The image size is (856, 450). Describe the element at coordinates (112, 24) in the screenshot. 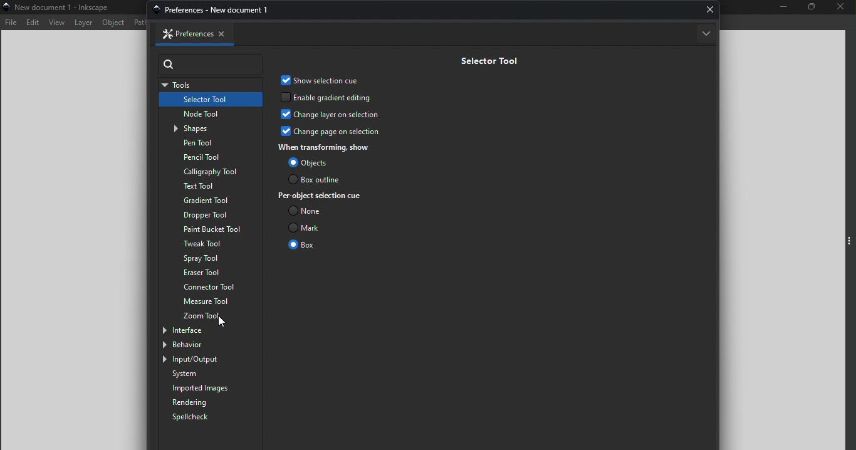

I see `Object` at that location.